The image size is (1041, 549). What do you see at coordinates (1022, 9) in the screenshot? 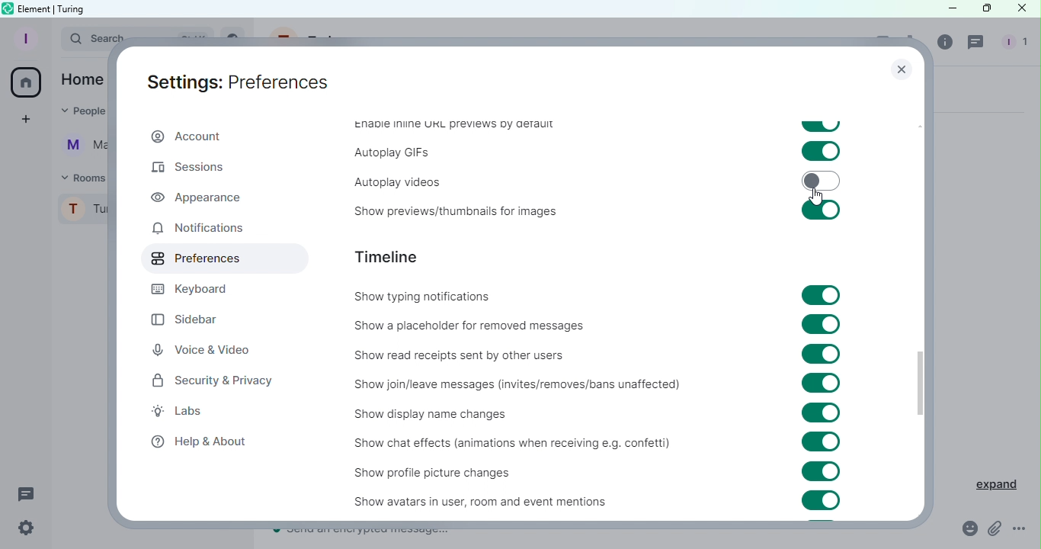
I see `Cursor` at bounding box center [1022, 9].